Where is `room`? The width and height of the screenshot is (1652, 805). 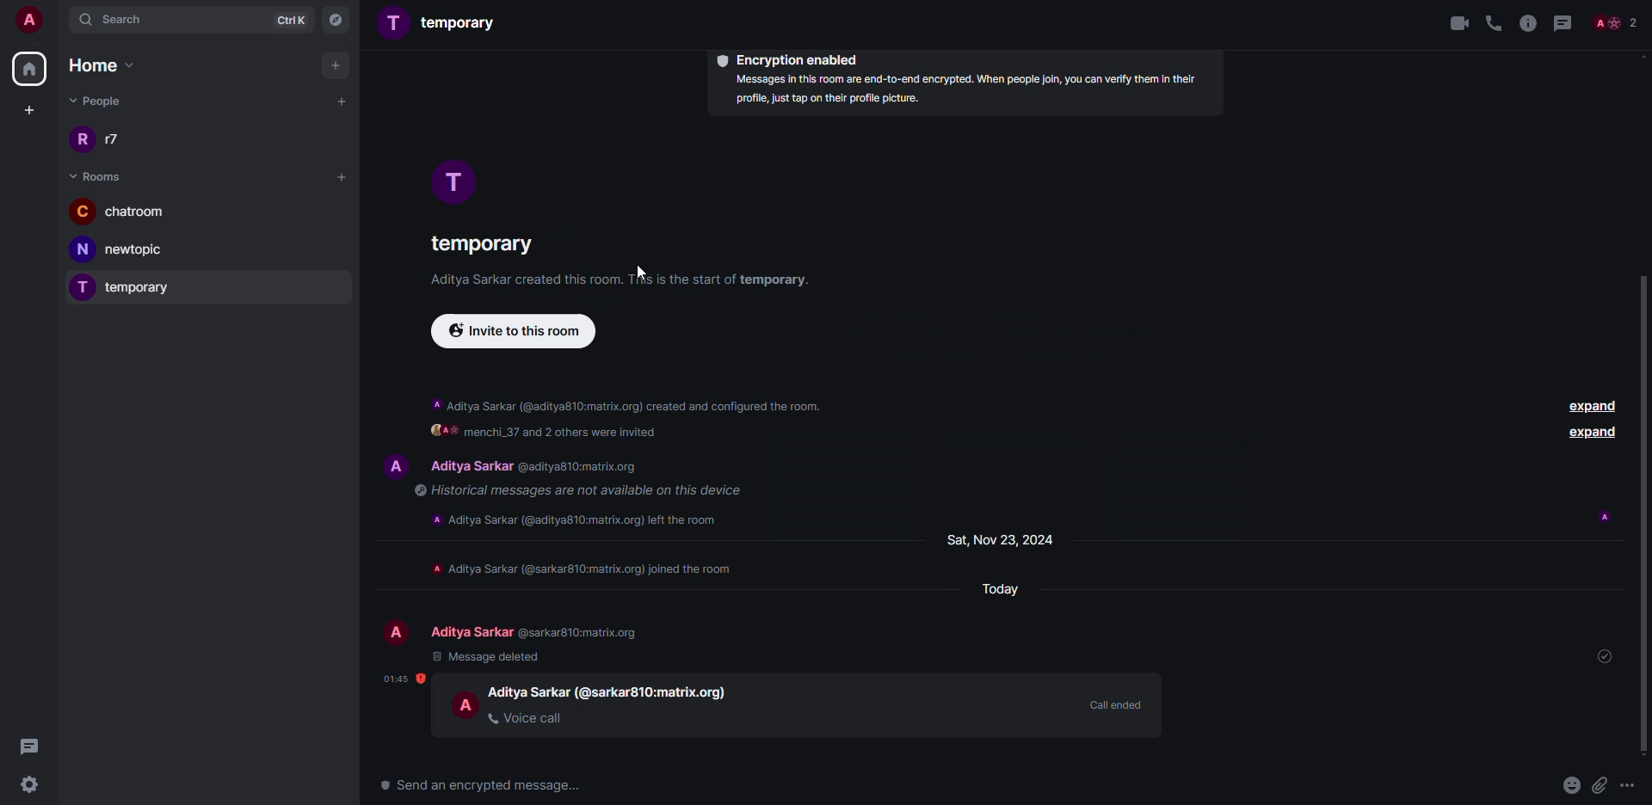 room is located at coordinates (121, 211).